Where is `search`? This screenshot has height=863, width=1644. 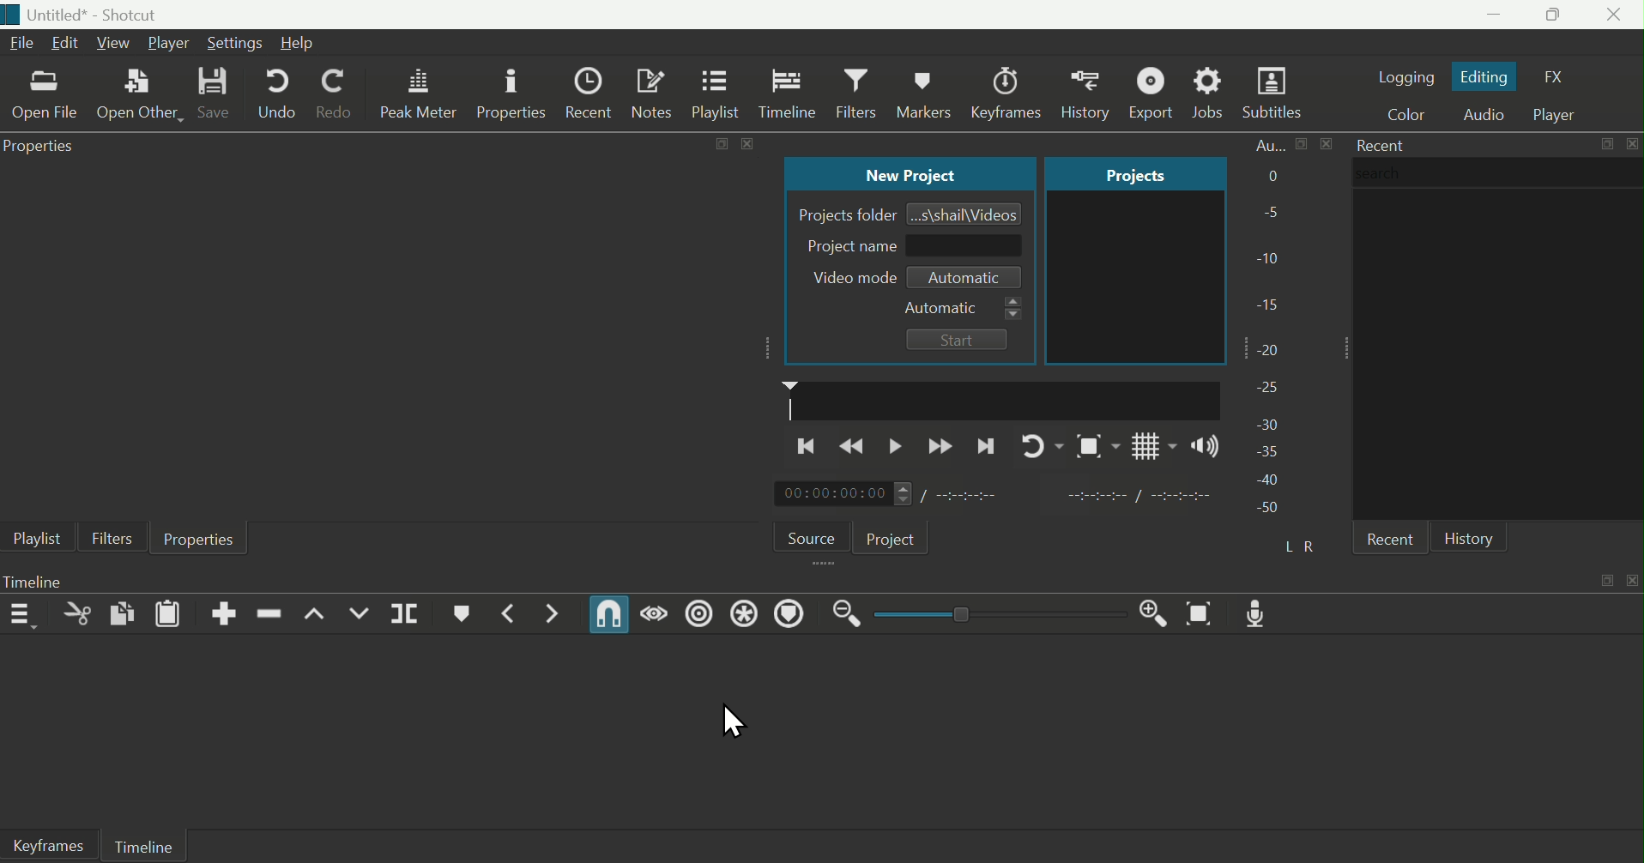 search is located at coordinates (1498, 172).